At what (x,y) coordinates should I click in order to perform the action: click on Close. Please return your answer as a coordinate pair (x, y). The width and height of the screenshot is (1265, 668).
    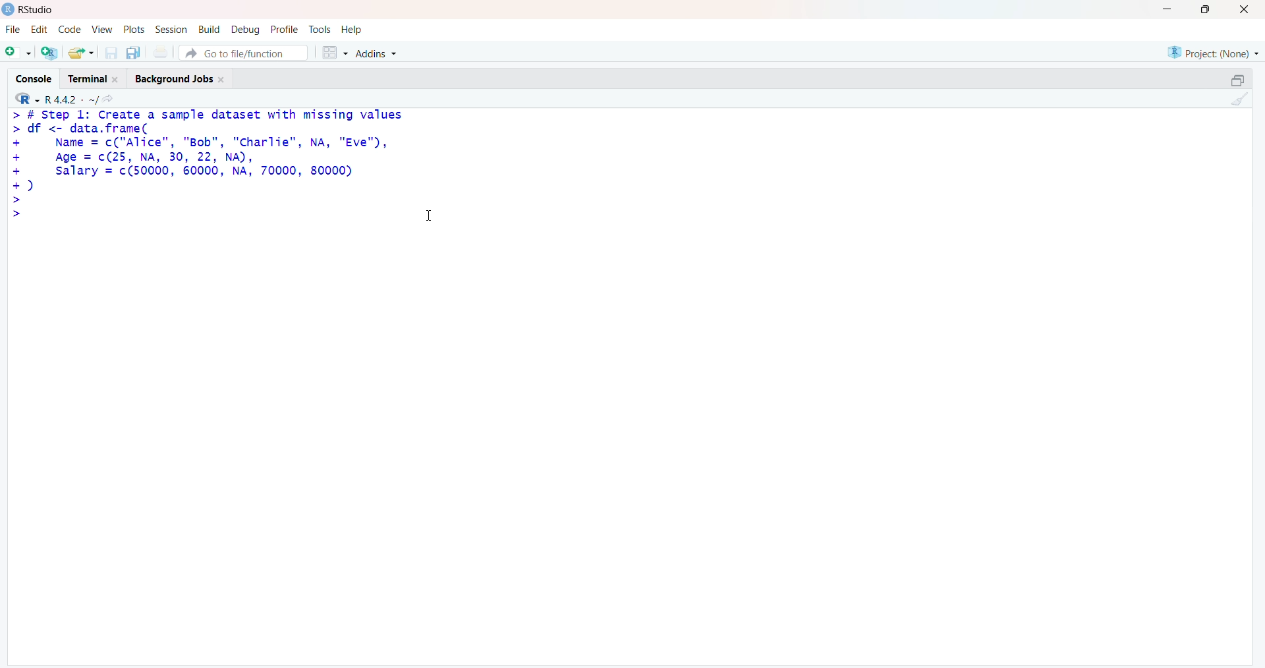
    Looking at the image, I should click on (1248, 11).